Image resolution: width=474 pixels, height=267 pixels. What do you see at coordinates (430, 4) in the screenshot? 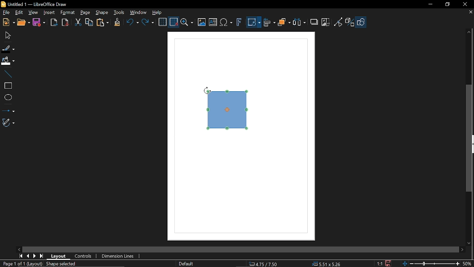
I see `Minimize` at bounding box center [430, 4].